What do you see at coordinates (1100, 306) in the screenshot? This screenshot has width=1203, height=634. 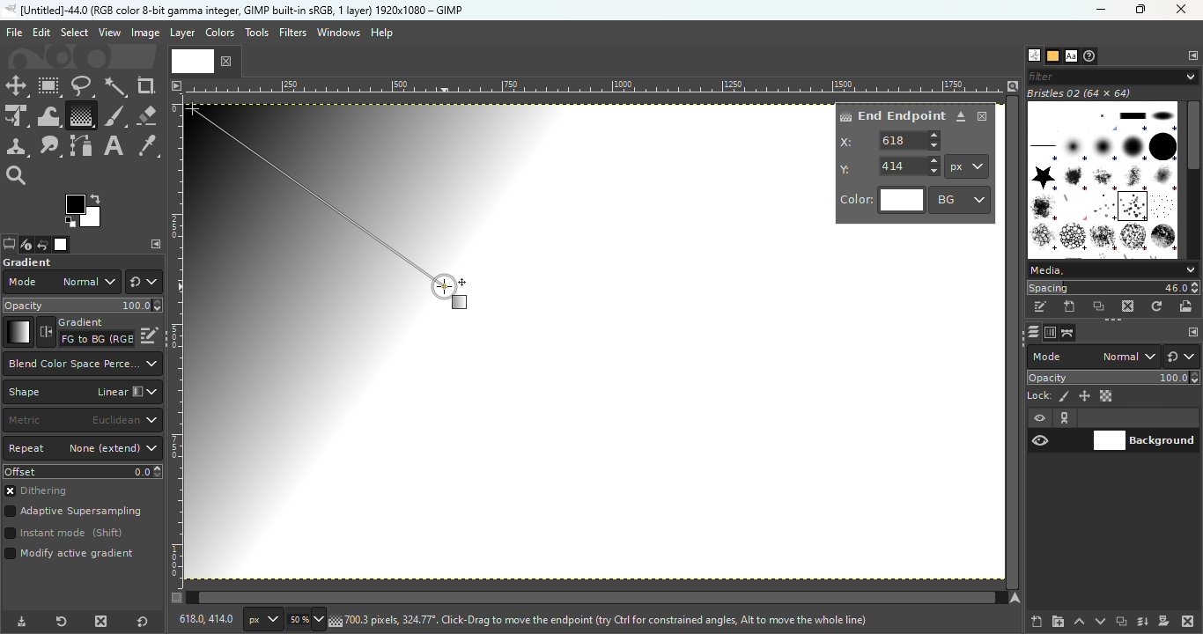 I see `Duplicate this brush` at bounding box center [1100, 306].